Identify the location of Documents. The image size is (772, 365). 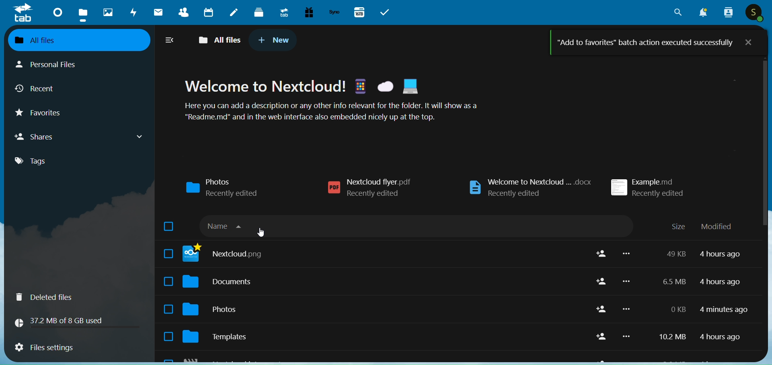
(384, 281).